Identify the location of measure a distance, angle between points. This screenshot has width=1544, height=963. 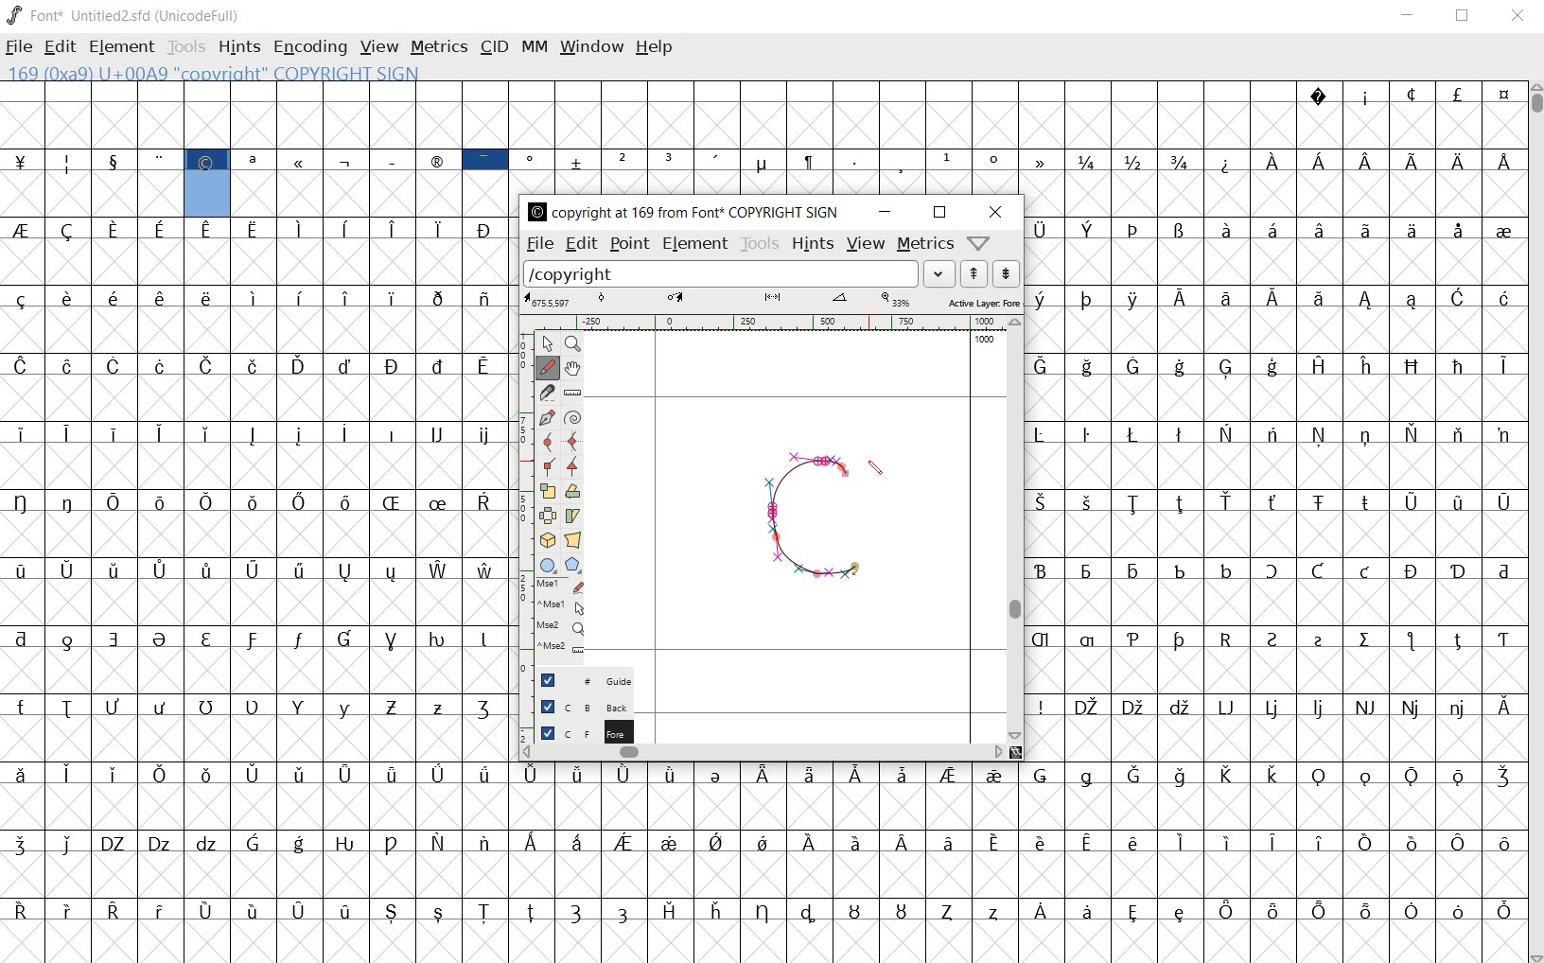
(572, 394).